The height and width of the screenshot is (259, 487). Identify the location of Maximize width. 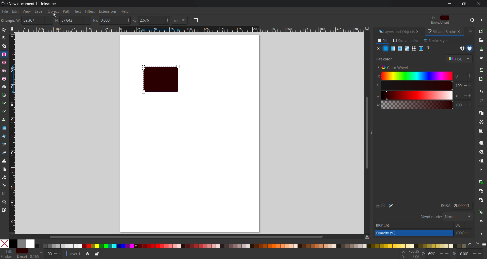
(52, 21).